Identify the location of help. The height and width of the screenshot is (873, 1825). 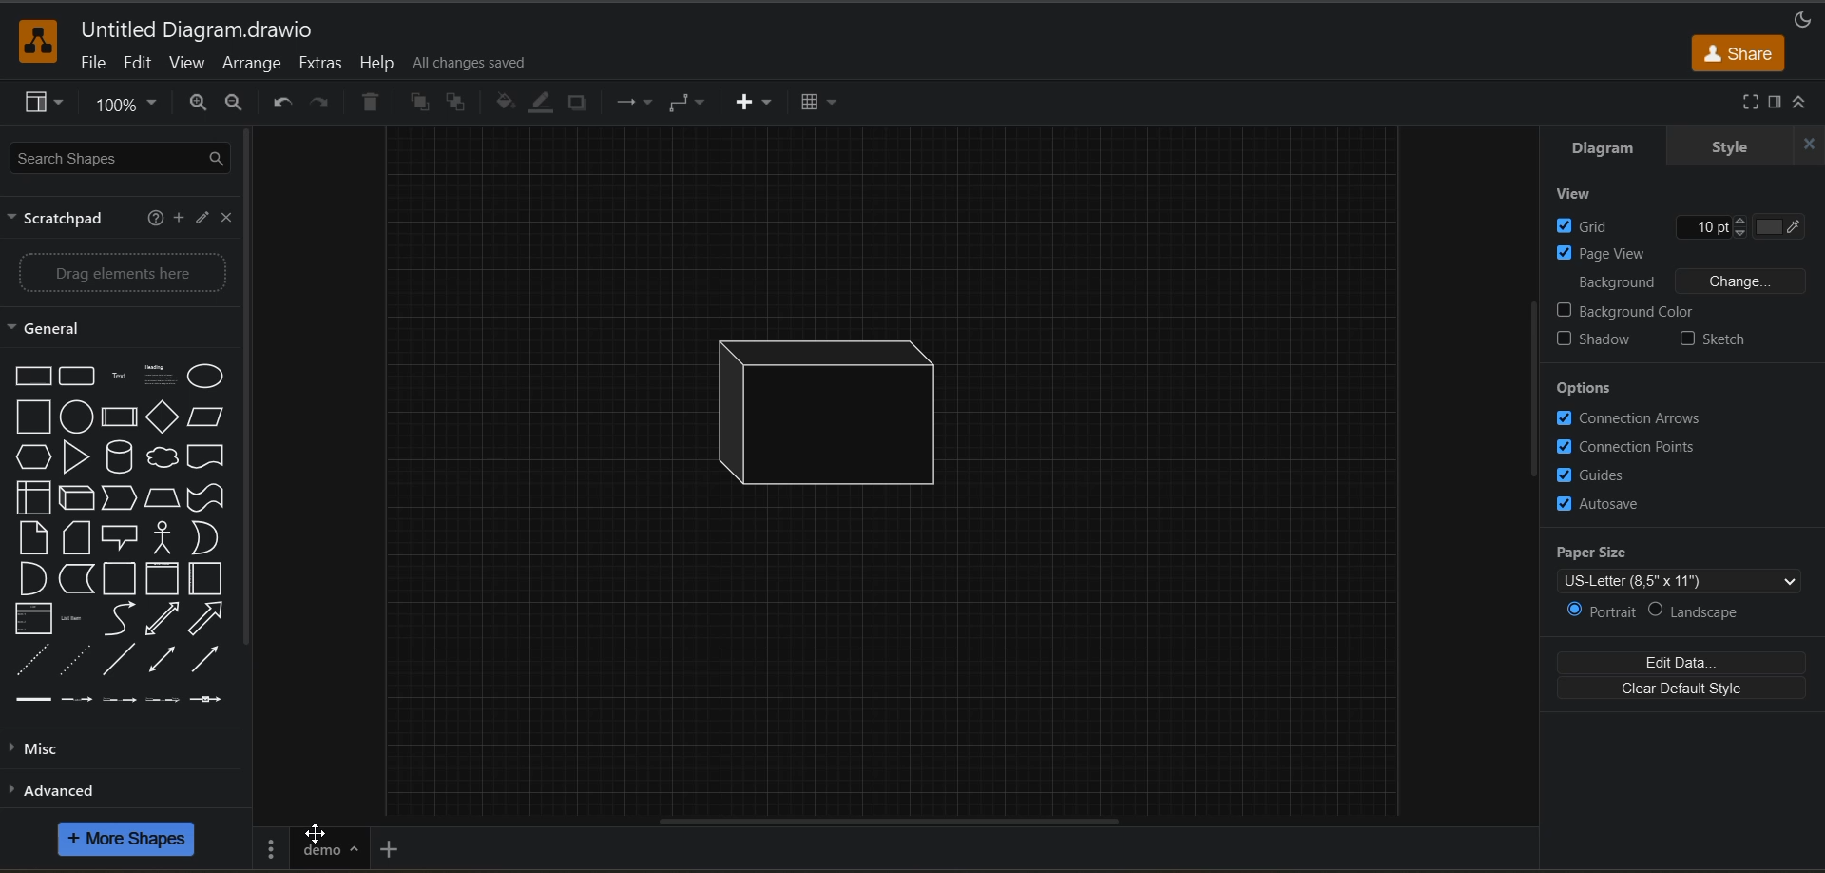
(380, 65).